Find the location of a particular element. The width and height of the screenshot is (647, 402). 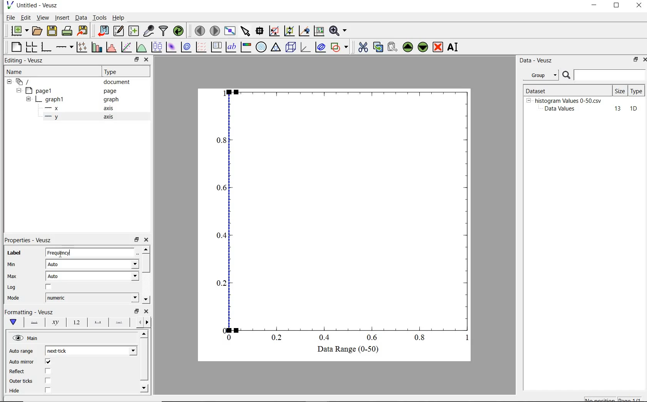

histogram of a dataset is located at coordinates (111, 47).